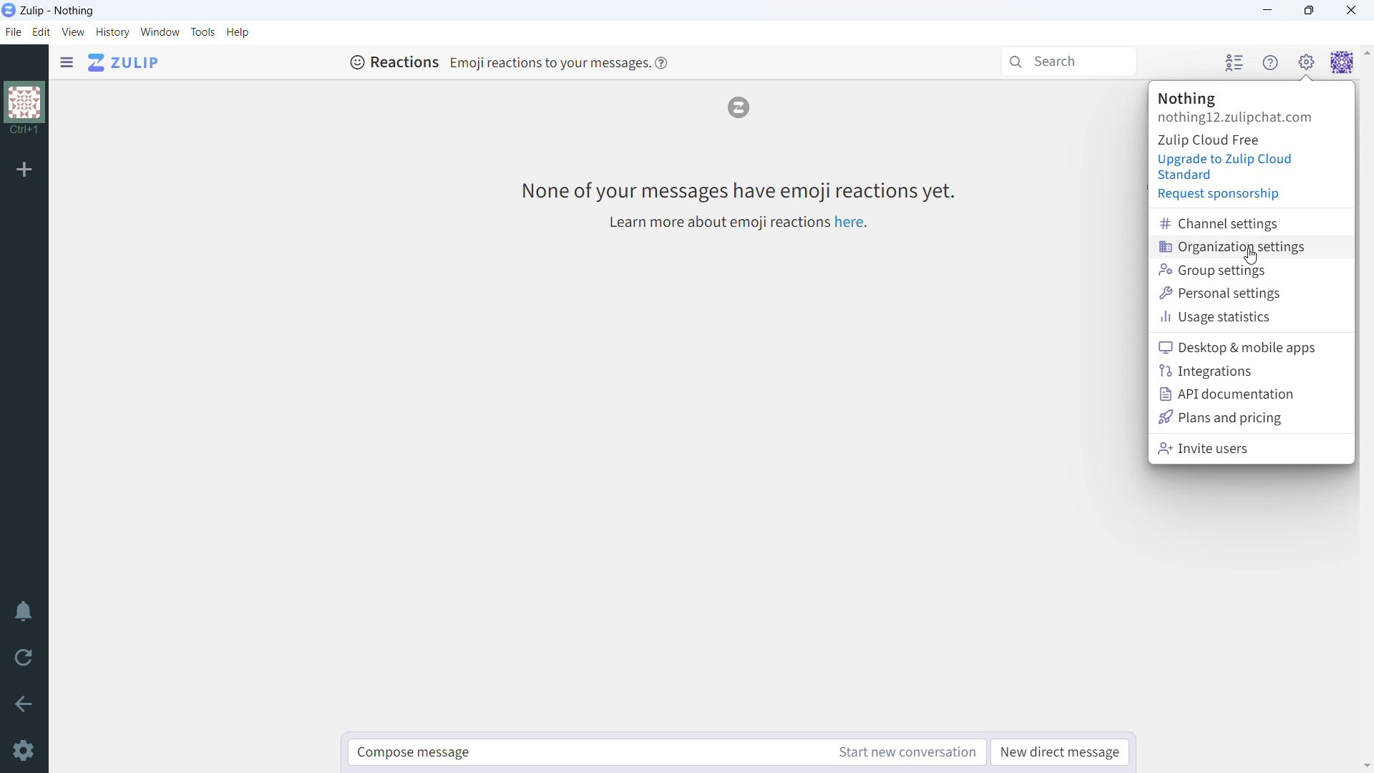  Describe the element at coordinates (67, 62) in the screenshot. I see `open sidebar menu` at that location.